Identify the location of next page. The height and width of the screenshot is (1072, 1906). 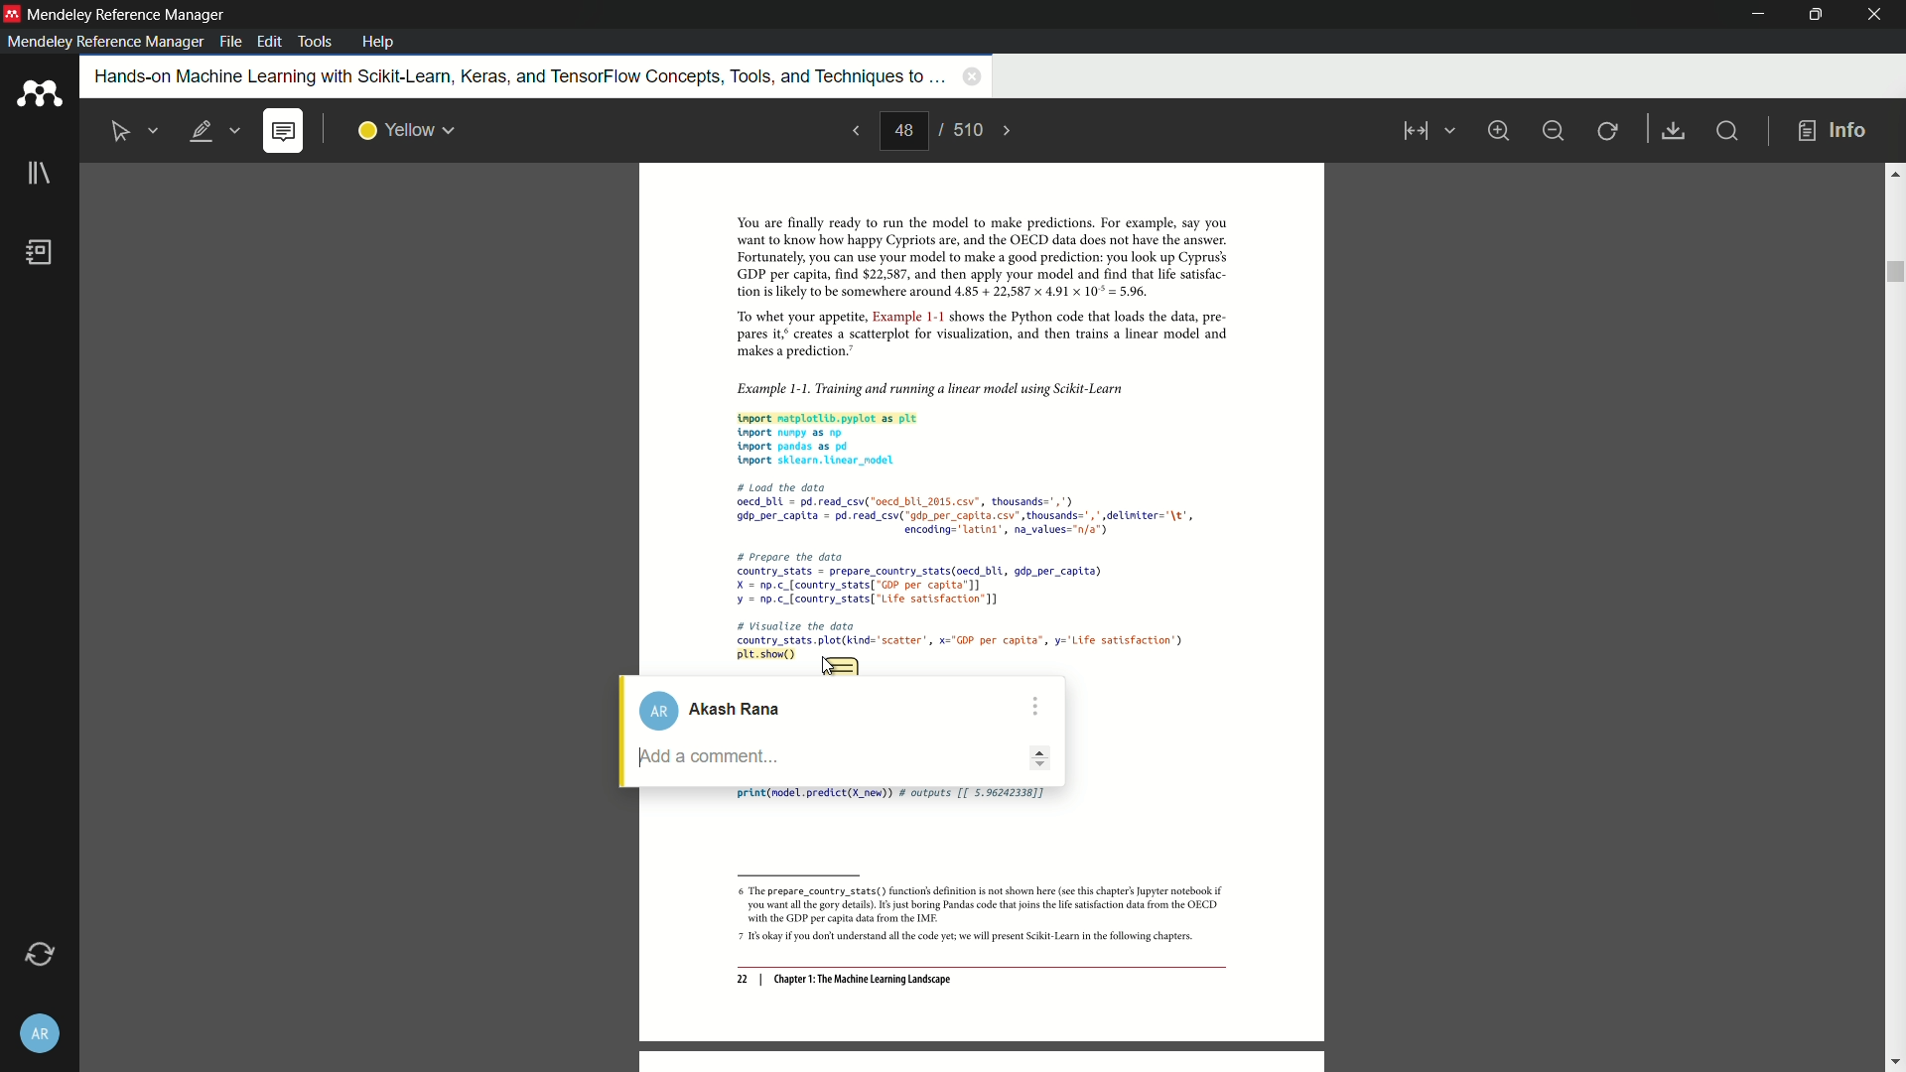
(1009, 131).